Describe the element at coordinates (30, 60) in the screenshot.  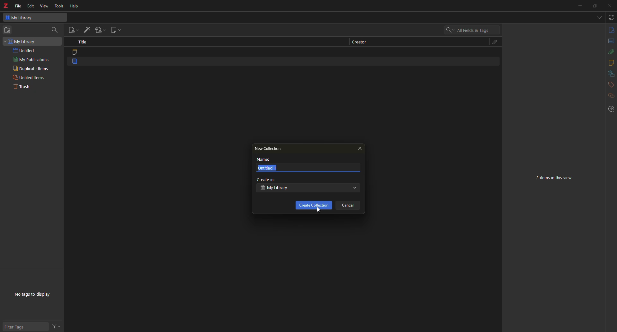
I see `my publications` at that location.